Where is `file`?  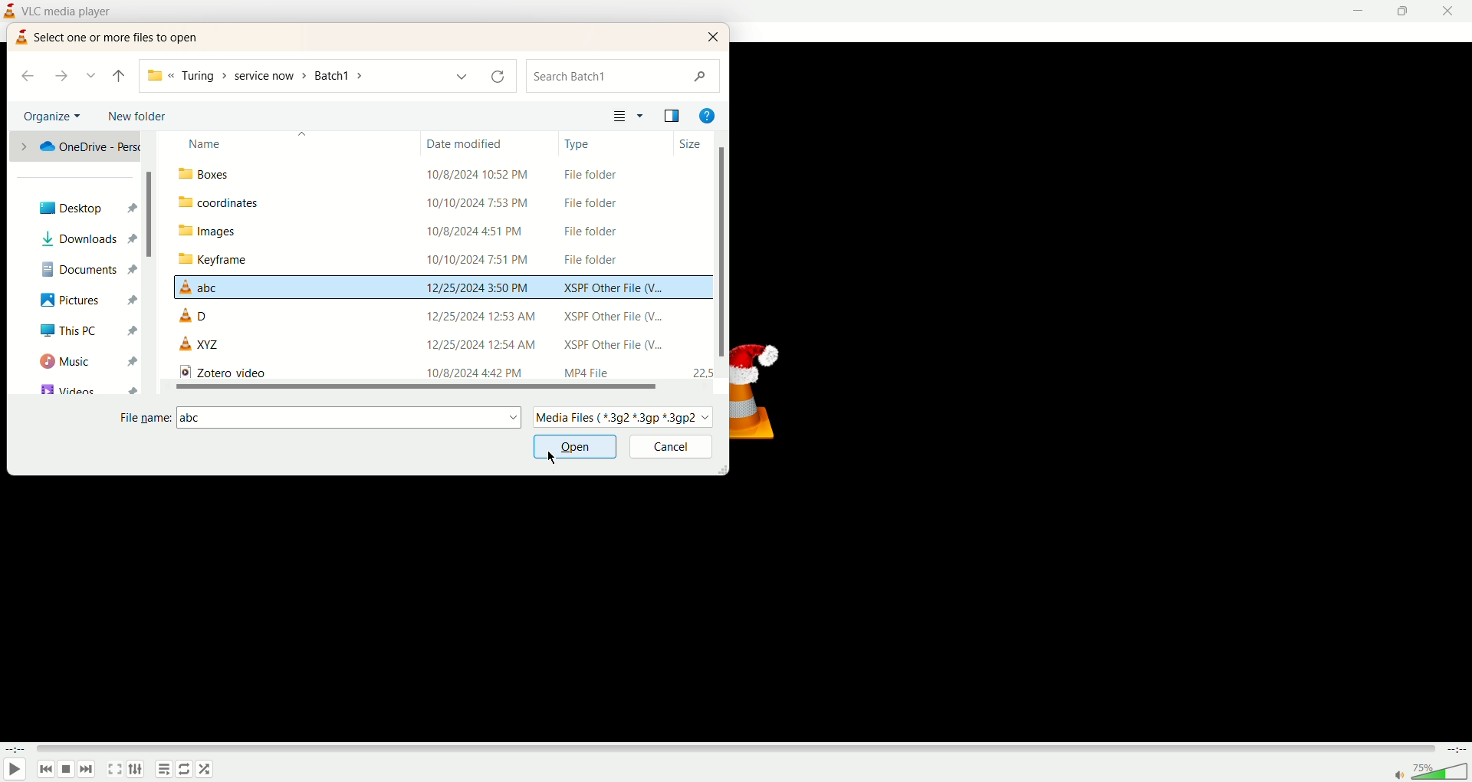
file is located at coordinates (439, 371).